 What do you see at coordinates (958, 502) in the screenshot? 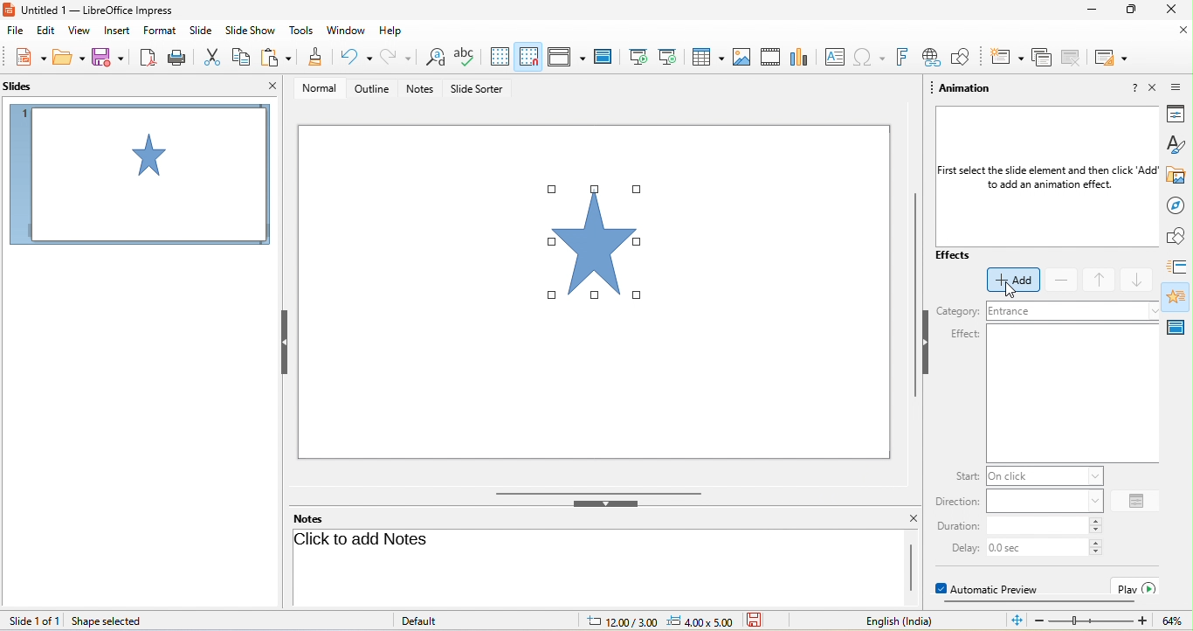
I see `direction` at bounding box center [958, 502].